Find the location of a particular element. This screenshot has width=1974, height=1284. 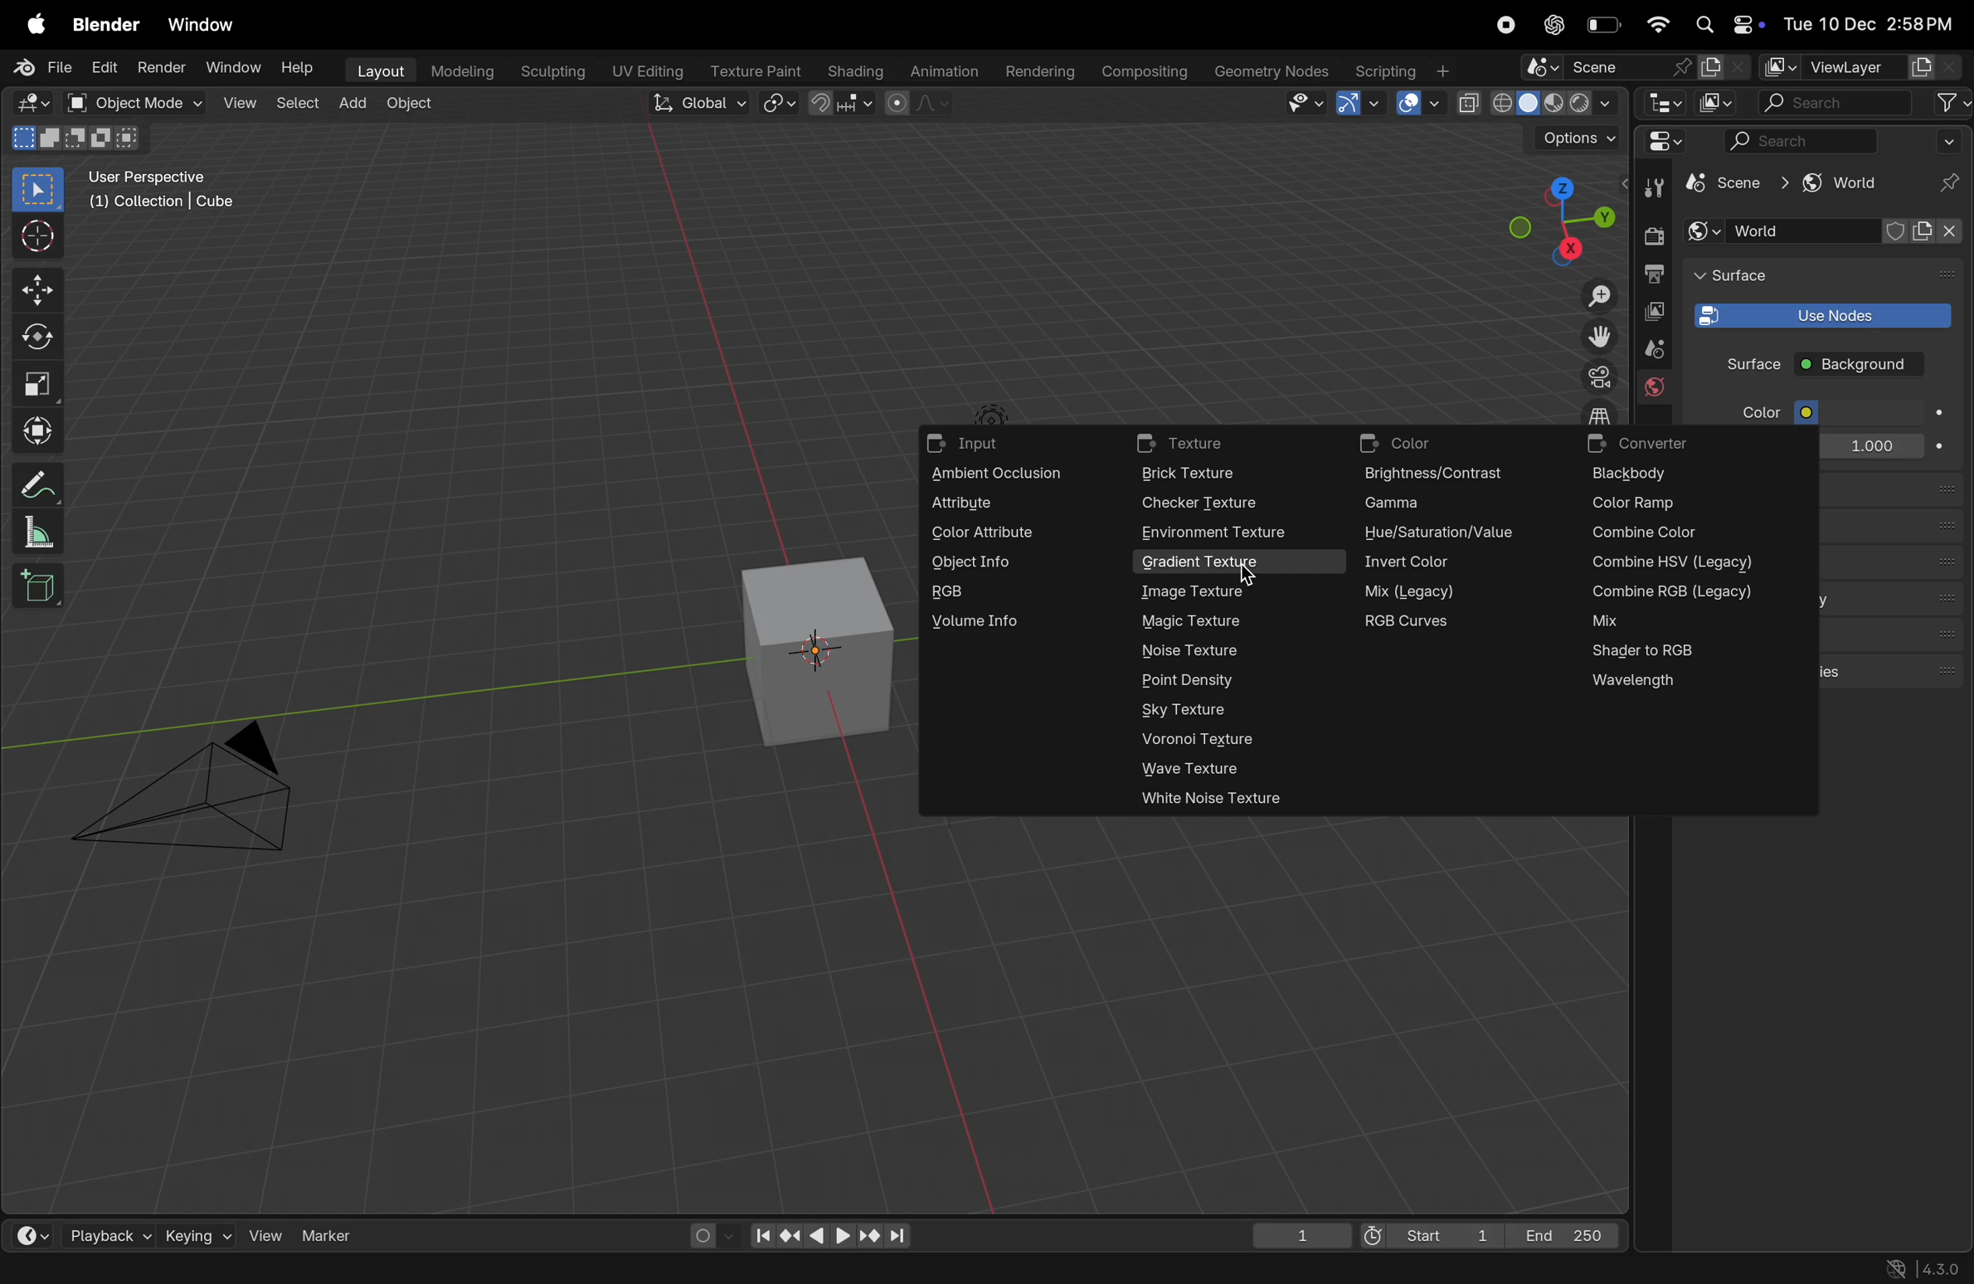

color is located at coordinates (1869, 411).